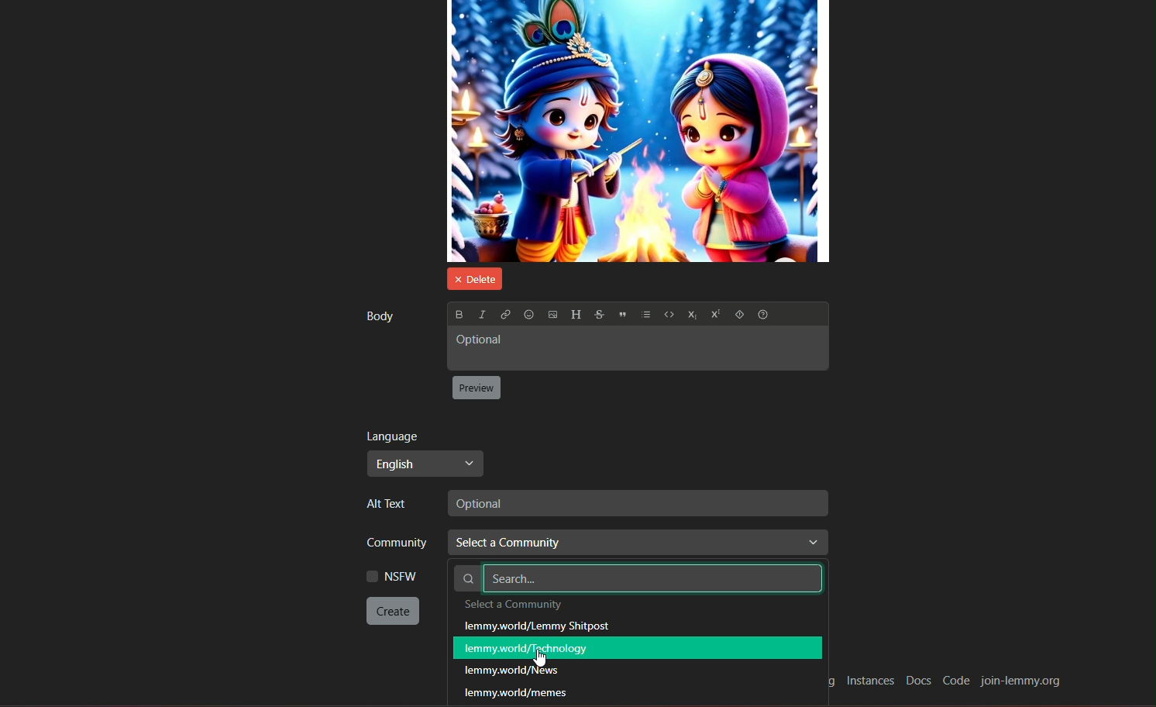  Describe the element at coordinates (393, 436) in the screenshot. I see `language` at that location.